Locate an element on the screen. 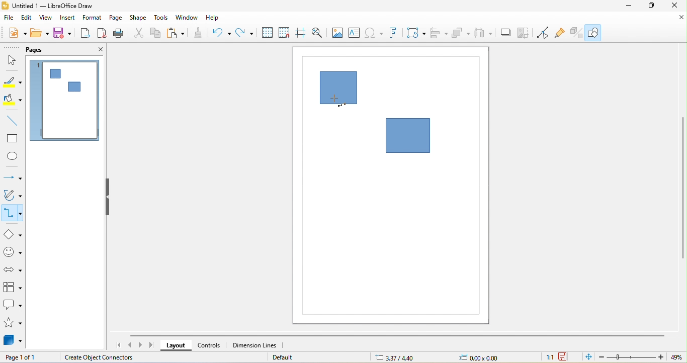 This screenshot has height=363, width=687. stars and banners is located at coordinates (14, 323).